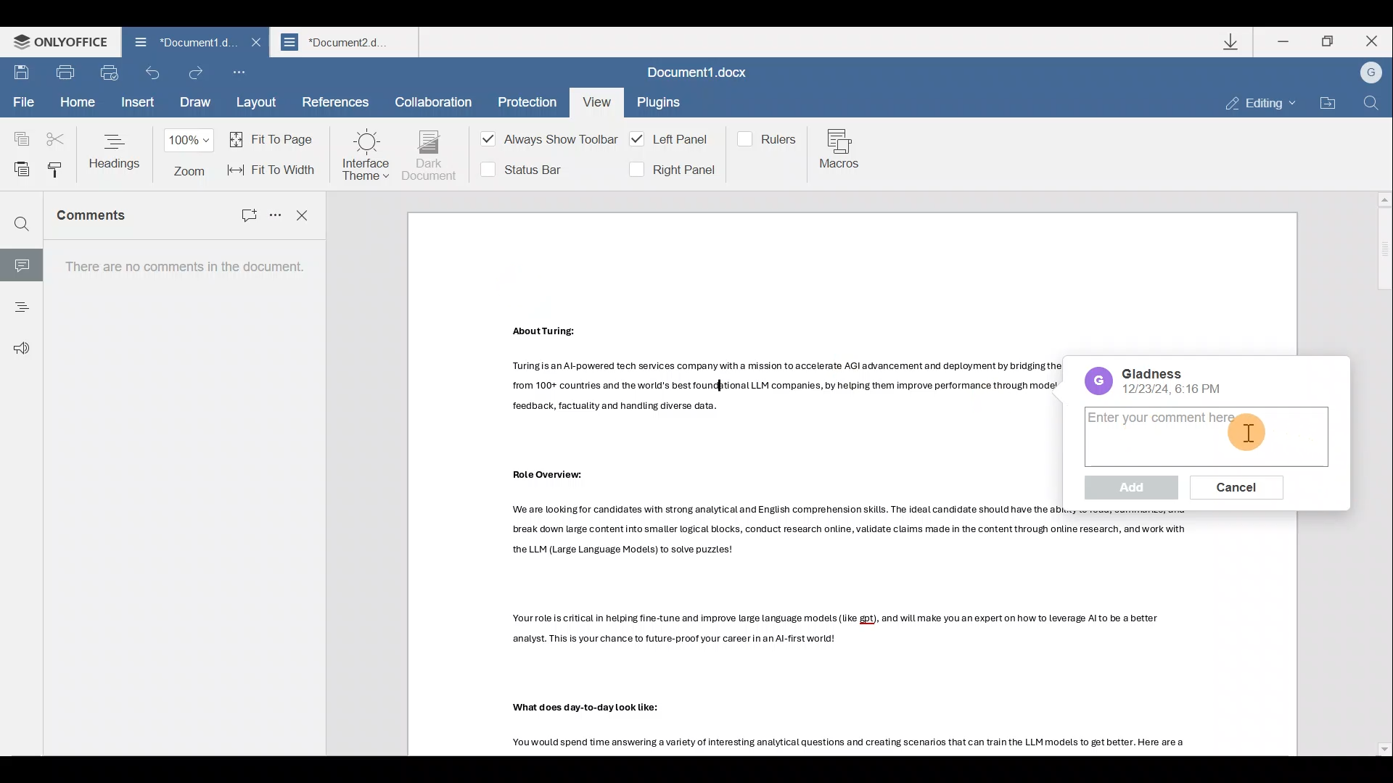  I want to click on There are no comments in the document, so click(178, 498).